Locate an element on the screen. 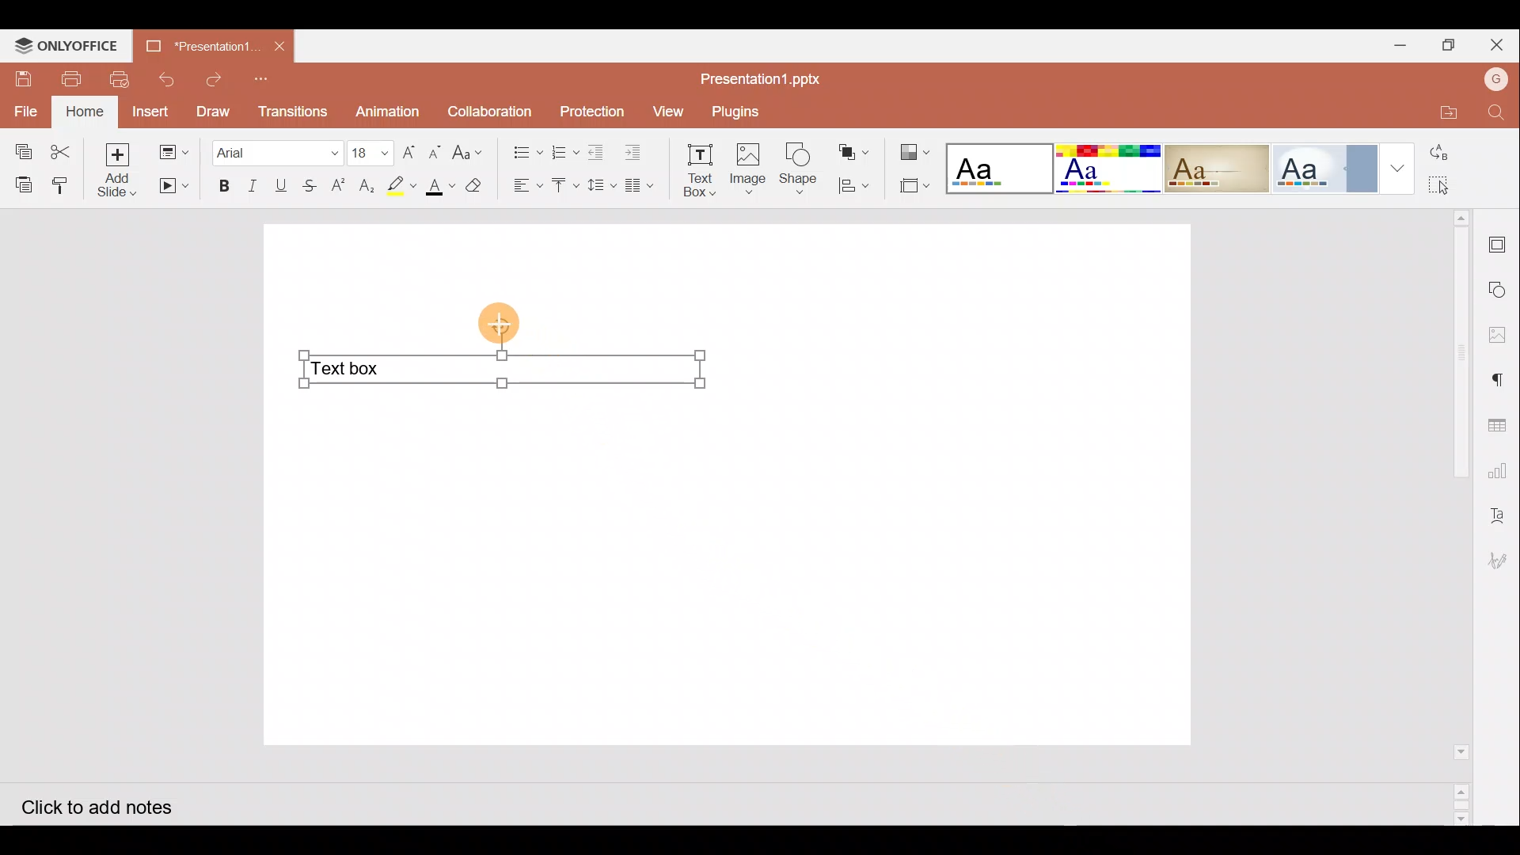 Image resolution: width=1520 pixels, height=855 pixels. Home is located at coordinates (86, 111).